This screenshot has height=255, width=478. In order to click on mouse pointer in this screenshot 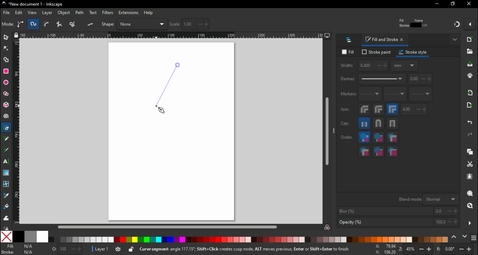, I will do `click(162, 111)`.